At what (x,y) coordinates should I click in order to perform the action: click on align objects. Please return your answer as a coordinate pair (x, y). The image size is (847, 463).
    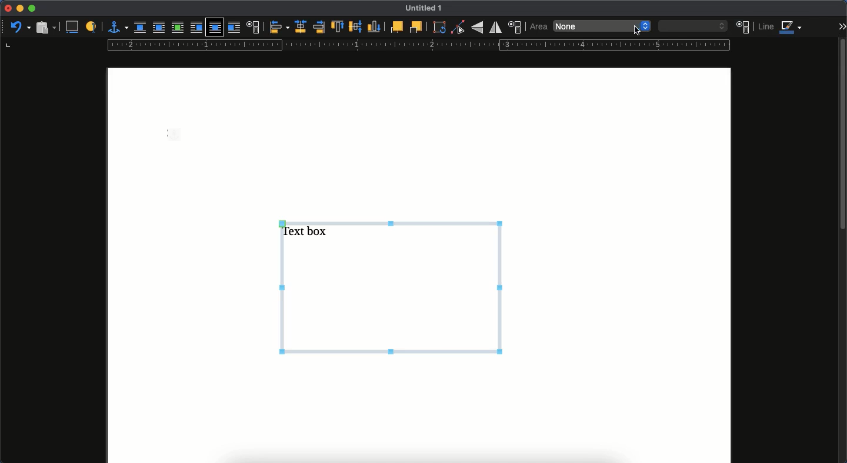
    Looking at the image, I should click on (279, 28).